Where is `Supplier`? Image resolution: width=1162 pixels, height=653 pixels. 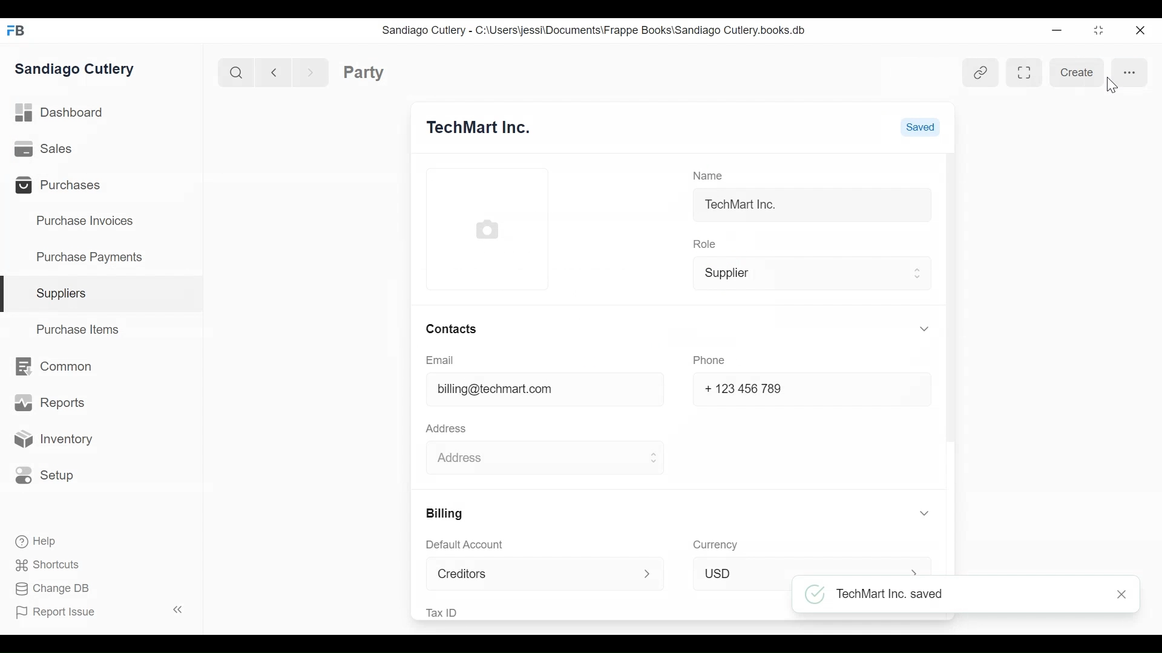 Supplier is located at coordinates (809, 274).